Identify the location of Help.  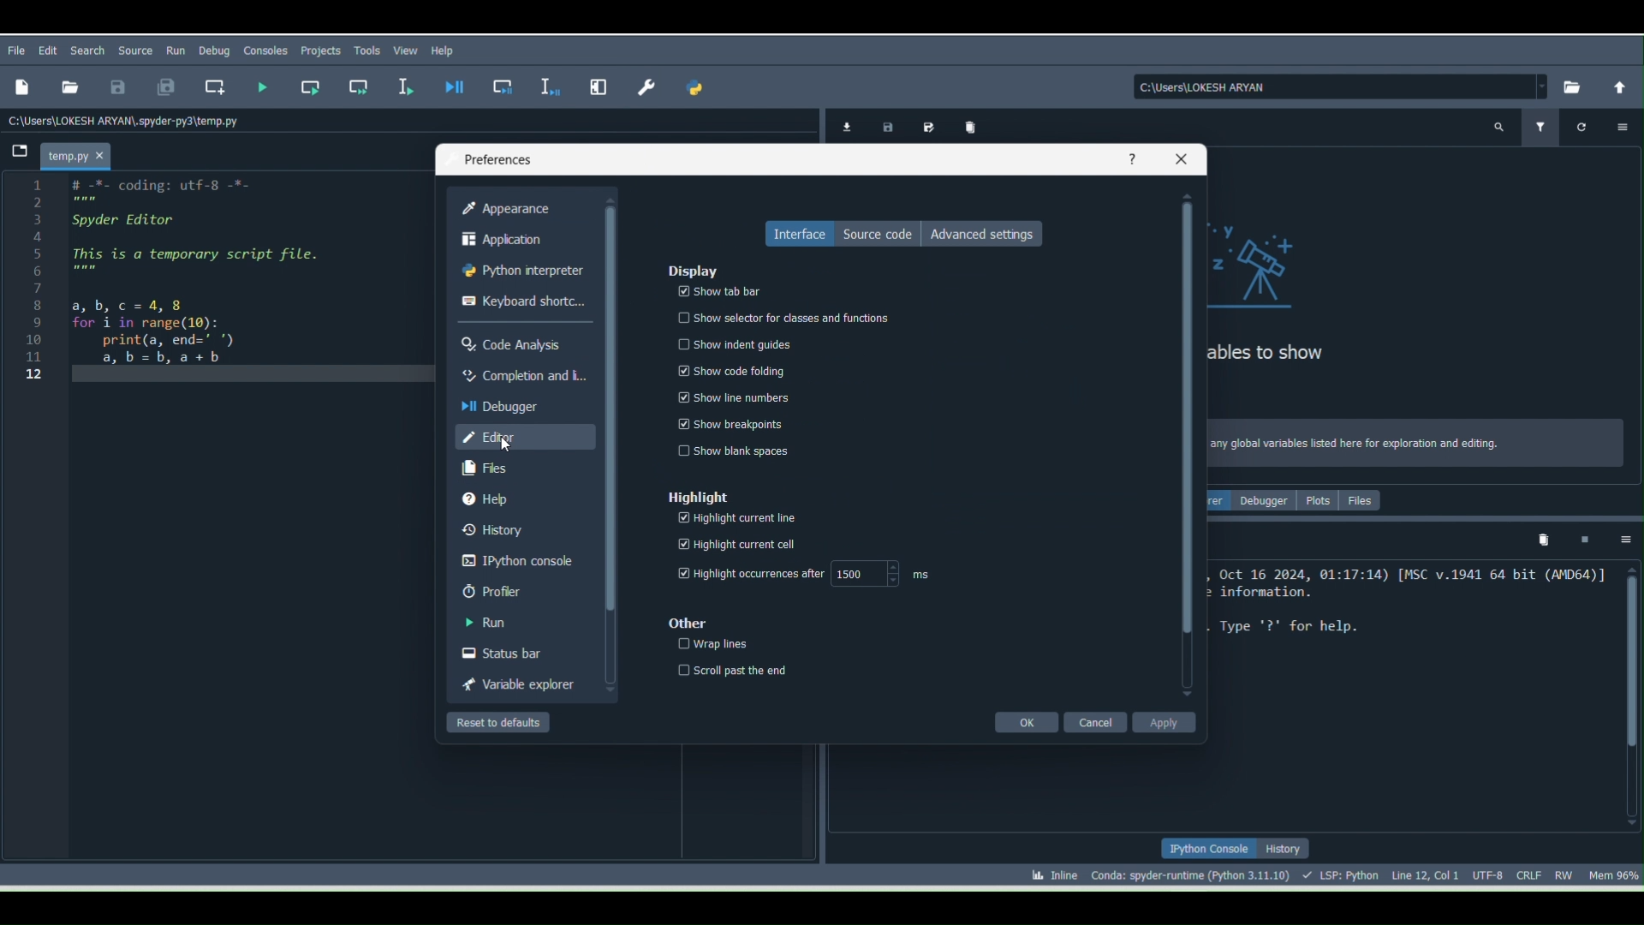
(447, 50).